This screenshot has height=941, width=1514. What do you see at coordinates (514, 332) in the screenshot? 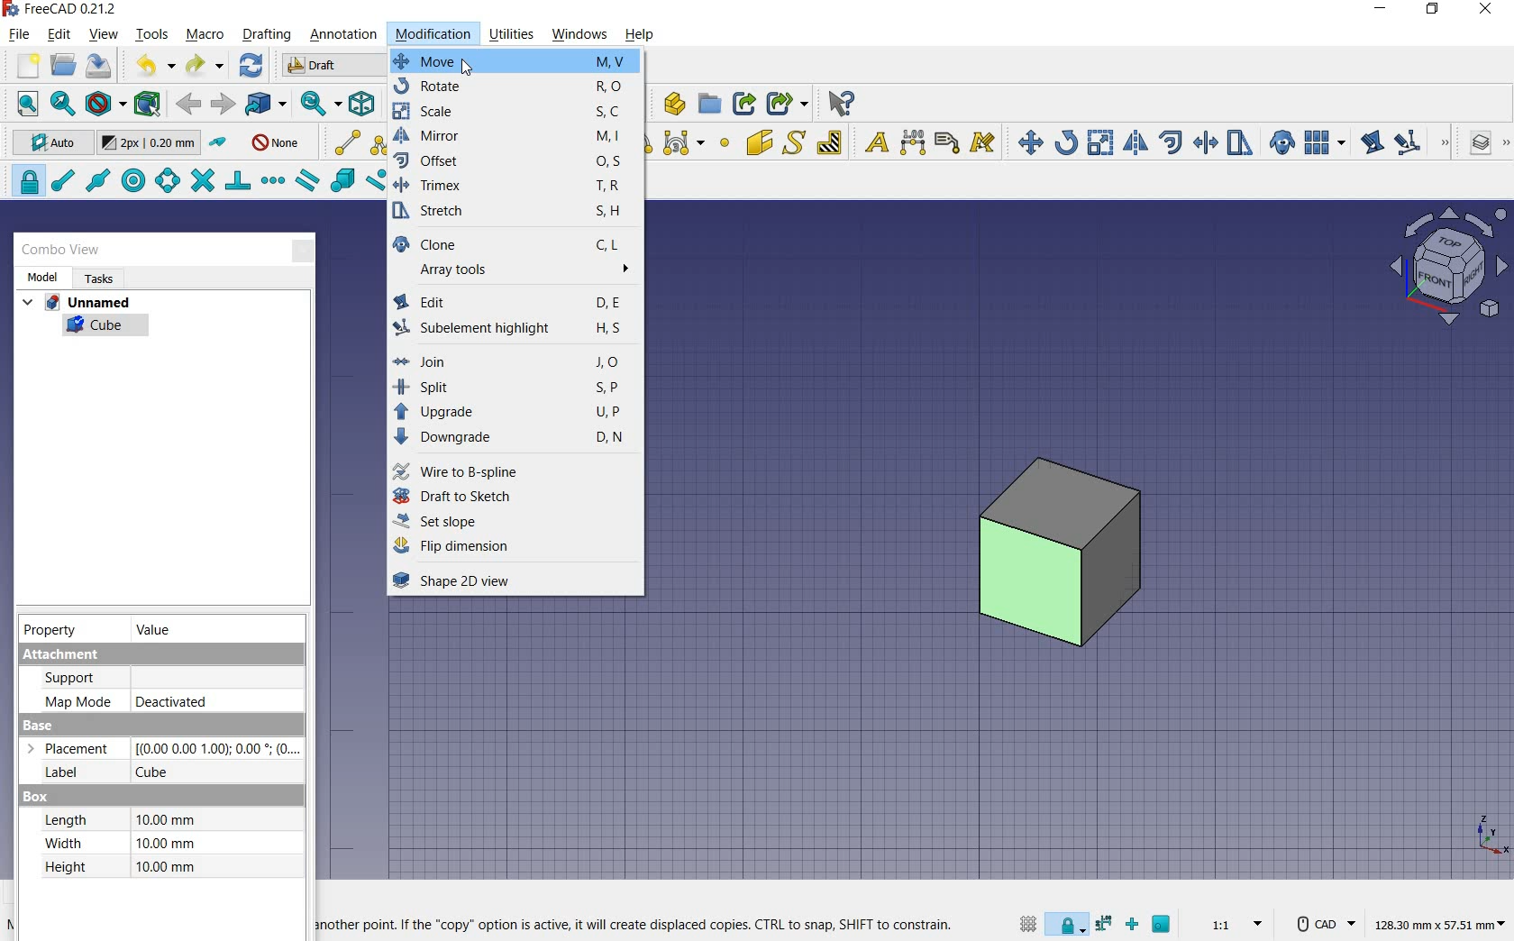
I see `subelement highlight` at bounding box center [514, 332].